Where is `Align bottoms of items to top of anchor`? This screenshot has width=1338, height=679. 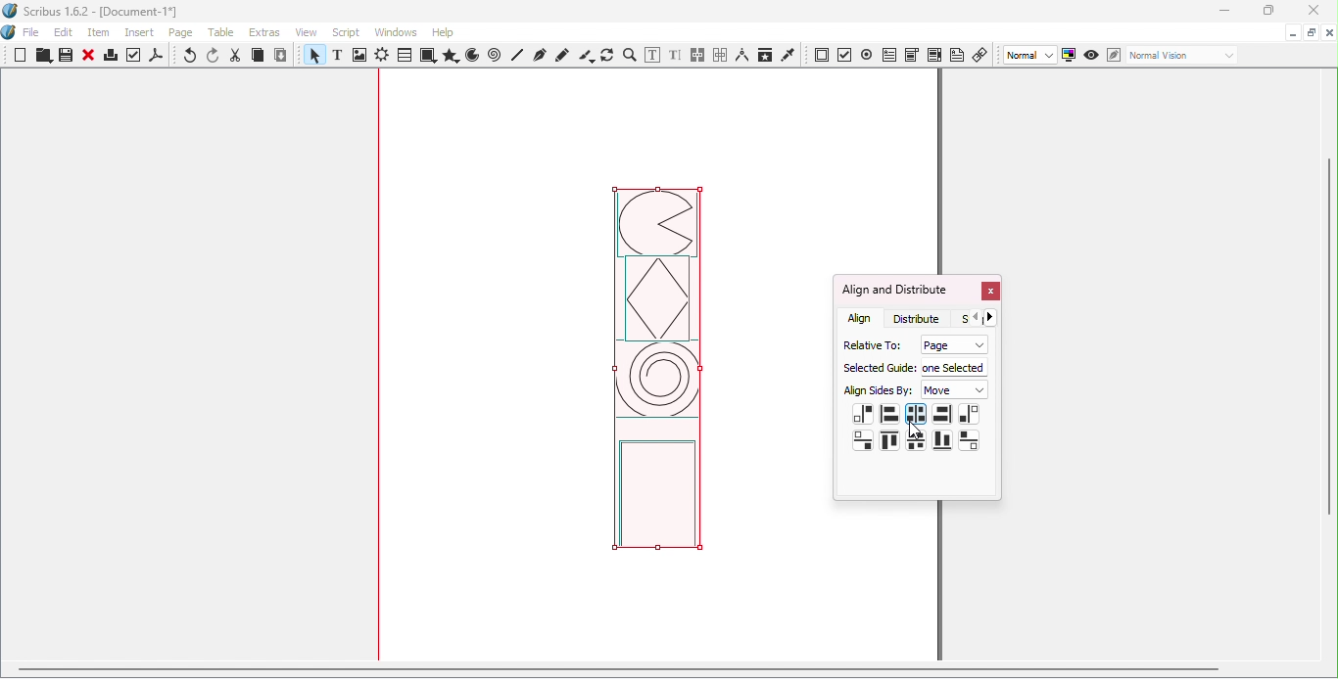 Align bottoms of items to top of anchor is located at coordinates (864, 440).